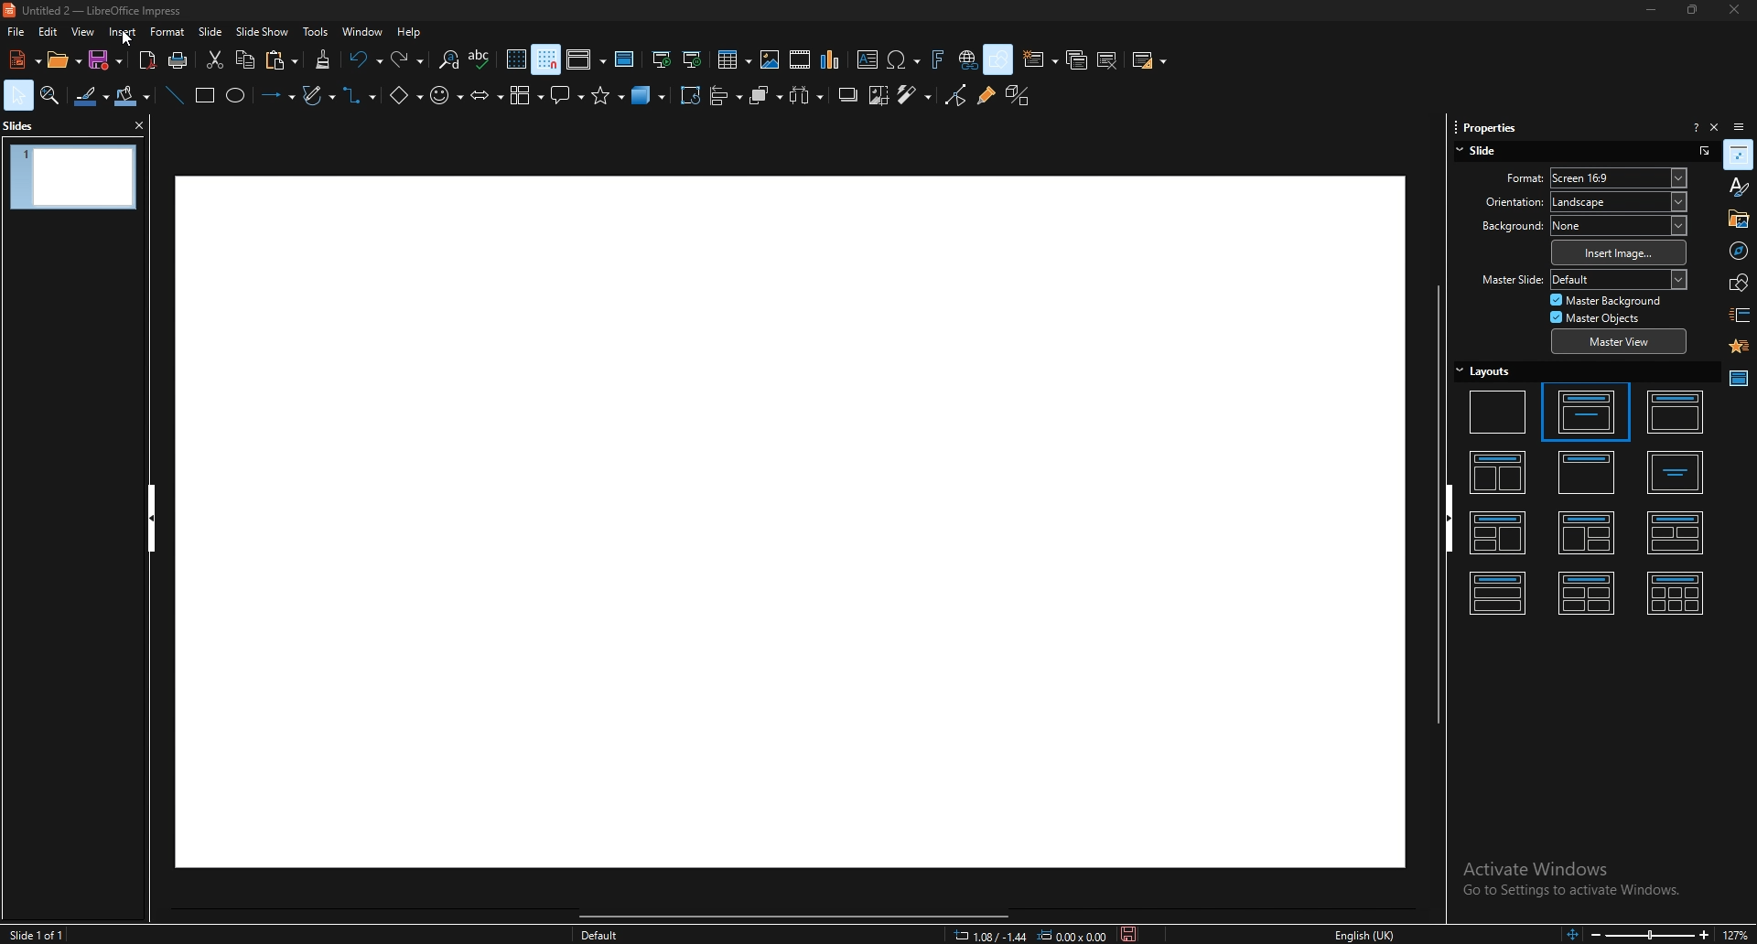  What do you see at coordinates (91, 96) in the screenshot?
I see `line color` at bounding box center [91, 96].